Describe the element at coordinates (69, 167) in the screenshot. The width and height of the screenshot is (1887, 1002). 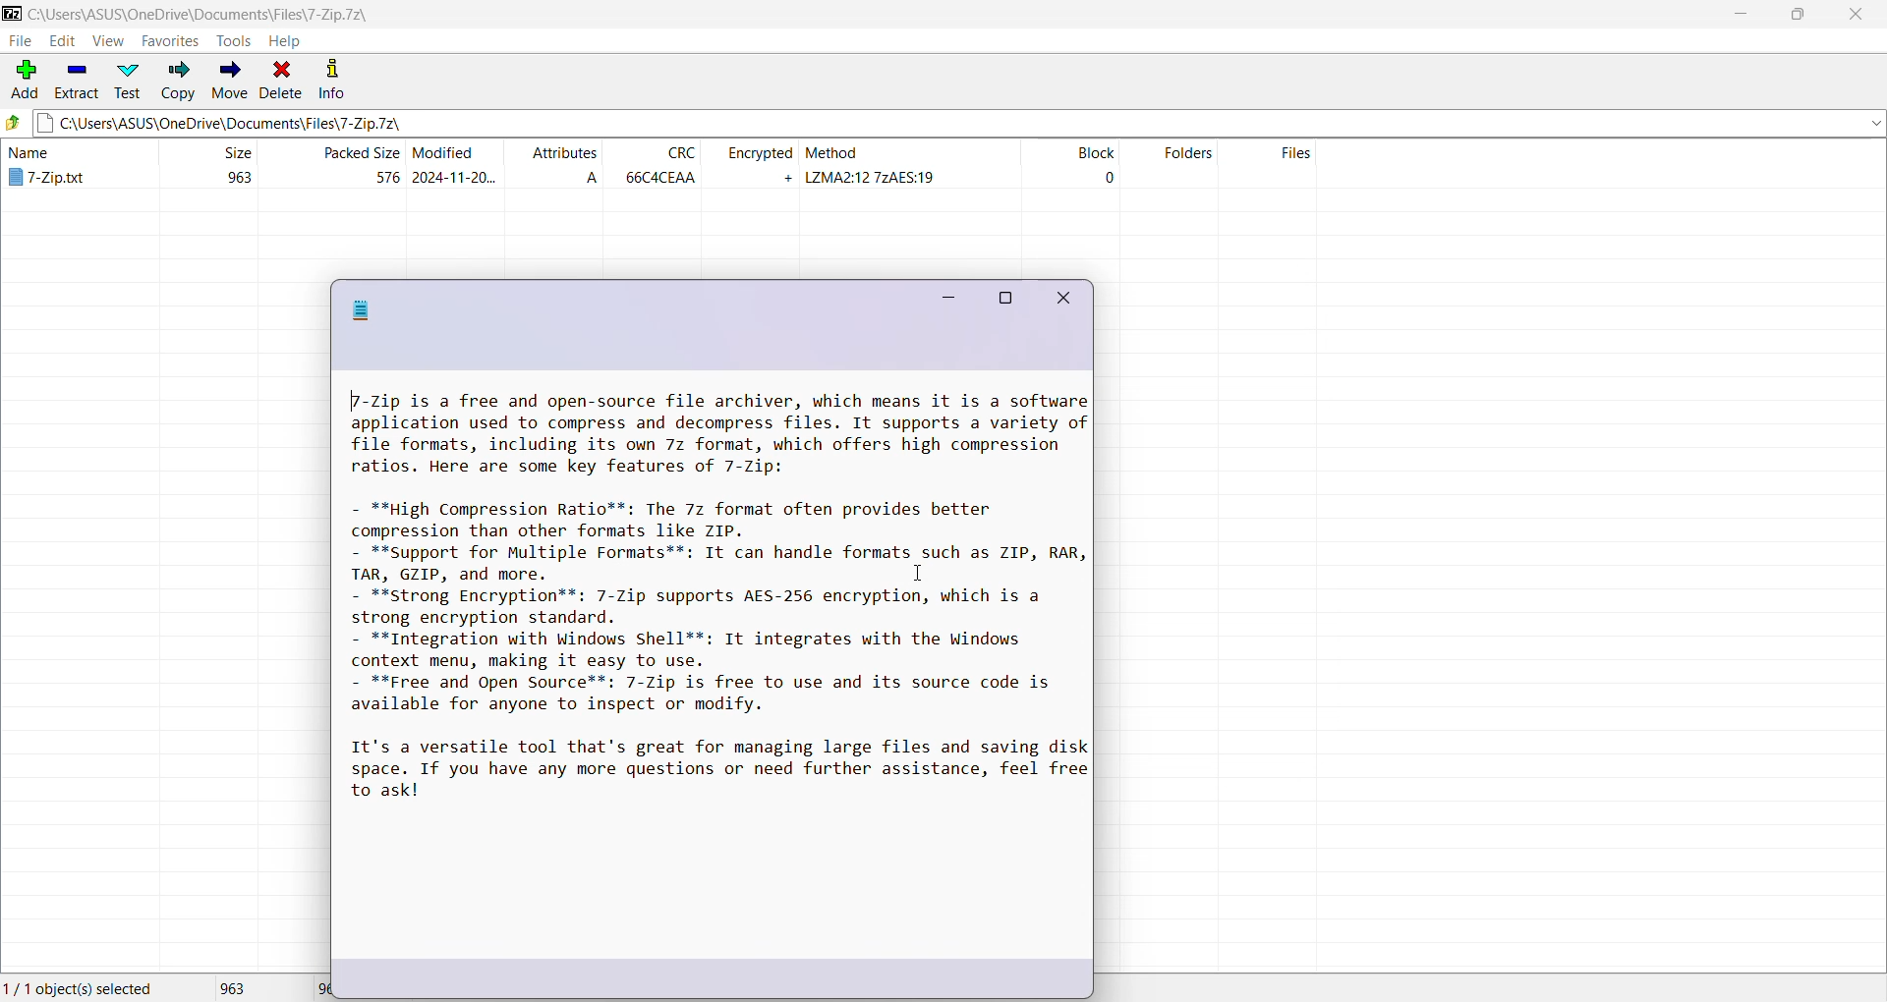
I see `Password protected archive file` at that location.